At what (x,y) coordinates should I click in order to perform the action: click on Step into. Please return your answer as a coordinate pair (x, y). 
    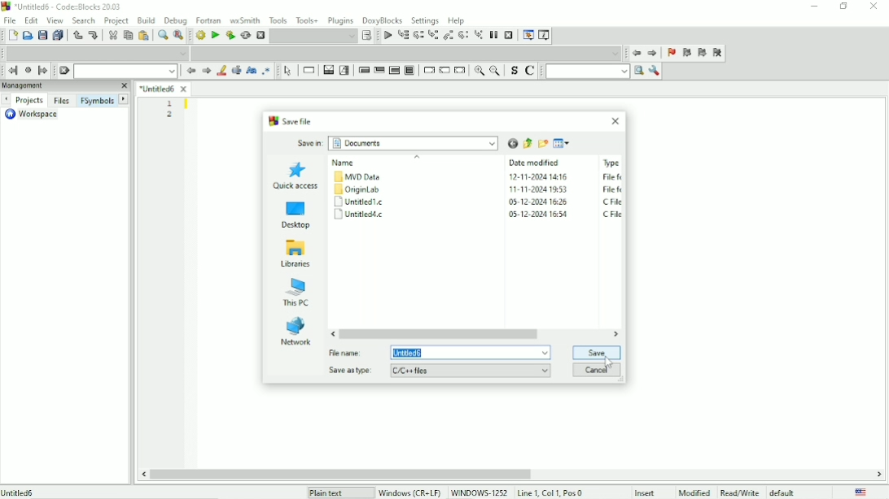
    Looking at the image, I should click on (433, 36).